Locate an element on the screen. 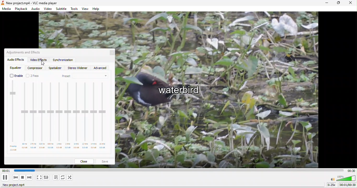 The width and height of the screenshot is (357, 188). preamo bar is located at coordinates (13, 116).